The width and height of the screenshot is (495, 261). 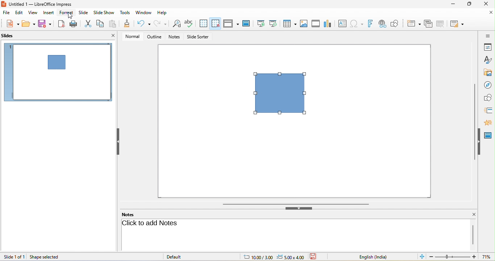 What do you see at coordinates (256, 257) in the screenshot?
I see `10.00/3.00` at bounding box center [256, 257].